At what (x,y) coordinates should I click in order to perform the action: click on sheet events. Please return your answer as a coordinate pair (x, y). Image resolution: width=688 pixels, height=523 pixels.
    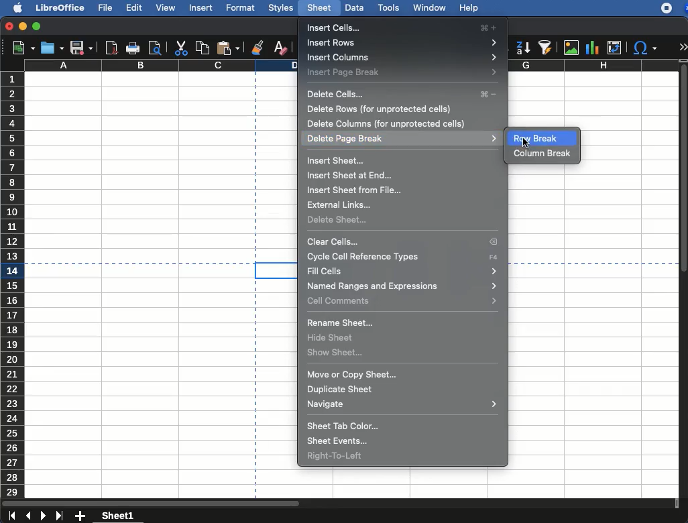
    Looking at the image, I should click on (340, 442).